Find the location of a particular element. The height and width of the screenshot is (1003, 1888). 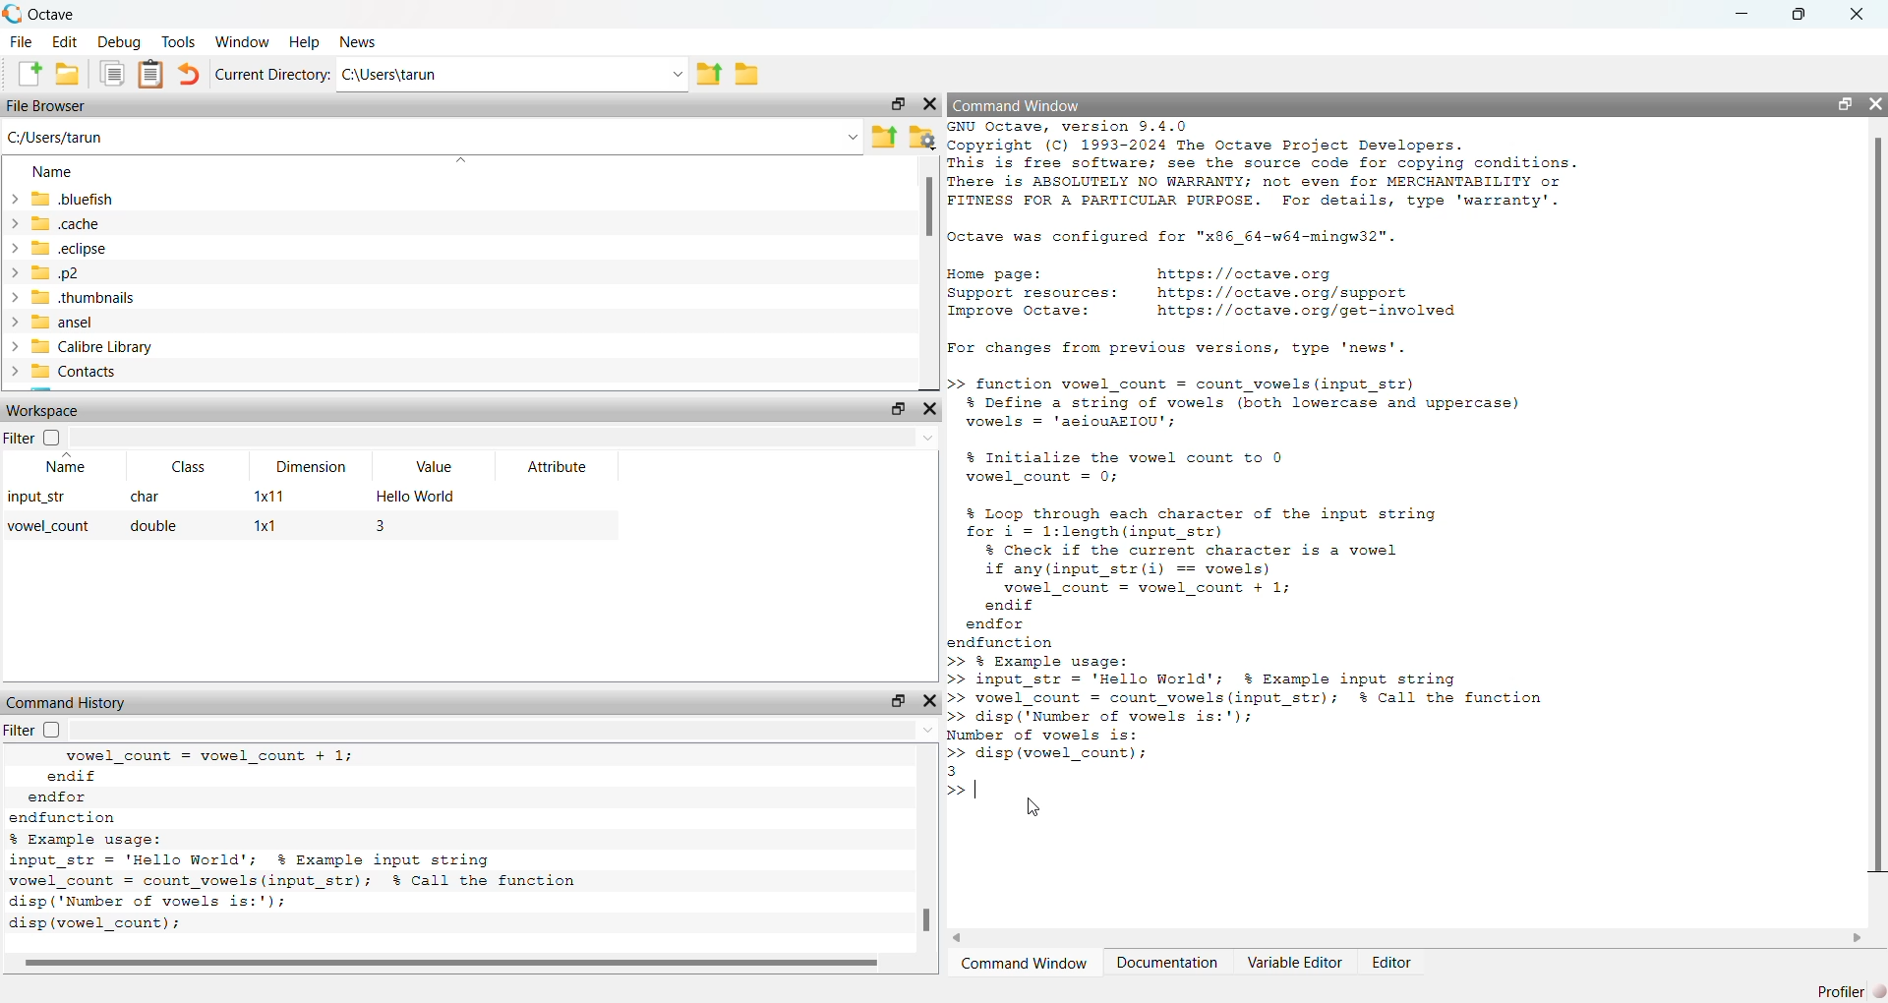

Help is located at coordinates (303, 41).